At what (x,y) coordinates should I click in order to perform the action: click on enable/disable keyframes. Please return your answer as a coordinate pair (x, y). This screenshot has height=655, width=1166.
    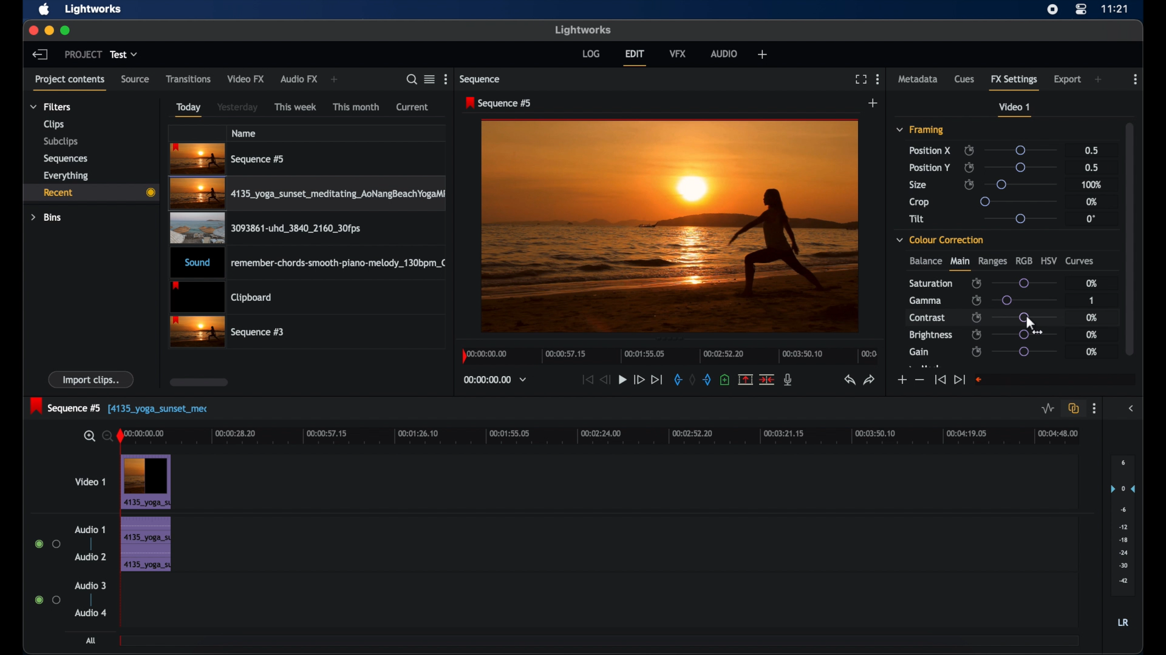
    Looking at the image, I should click on (977, 334).